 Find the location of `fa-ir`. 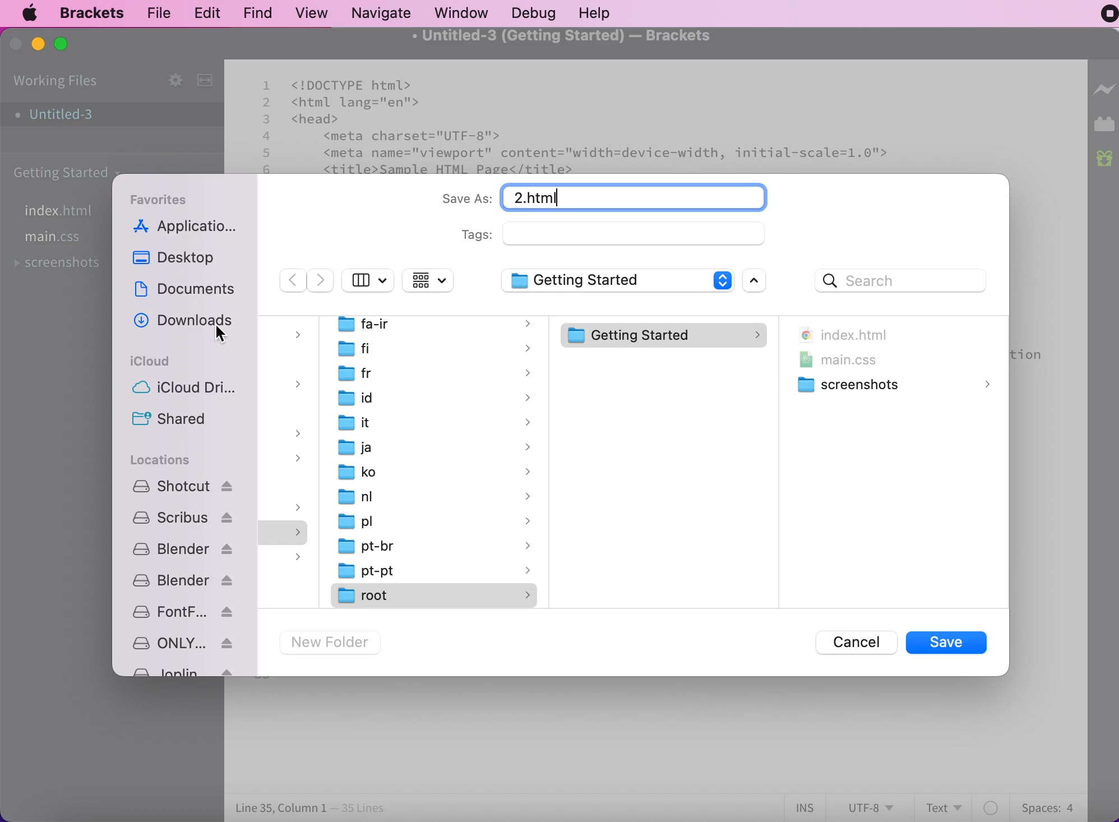

fa-ir is located at coordinates (436, 325).